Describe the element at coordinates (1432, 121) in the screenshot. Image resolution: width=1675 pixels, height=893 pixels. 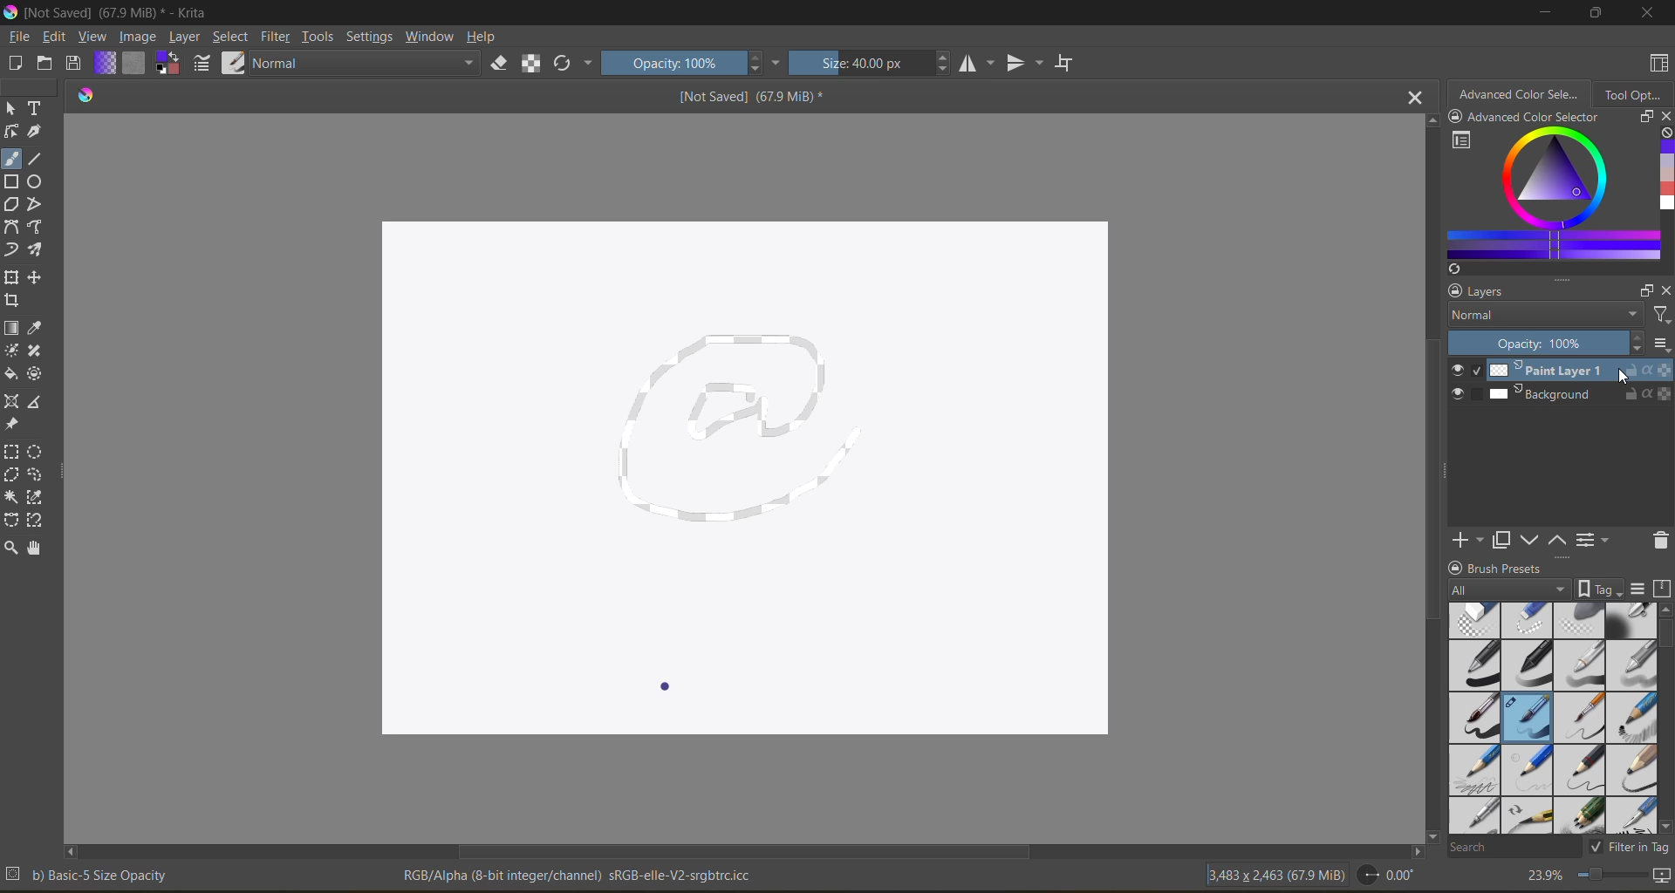
I see `scroll up` at that location.